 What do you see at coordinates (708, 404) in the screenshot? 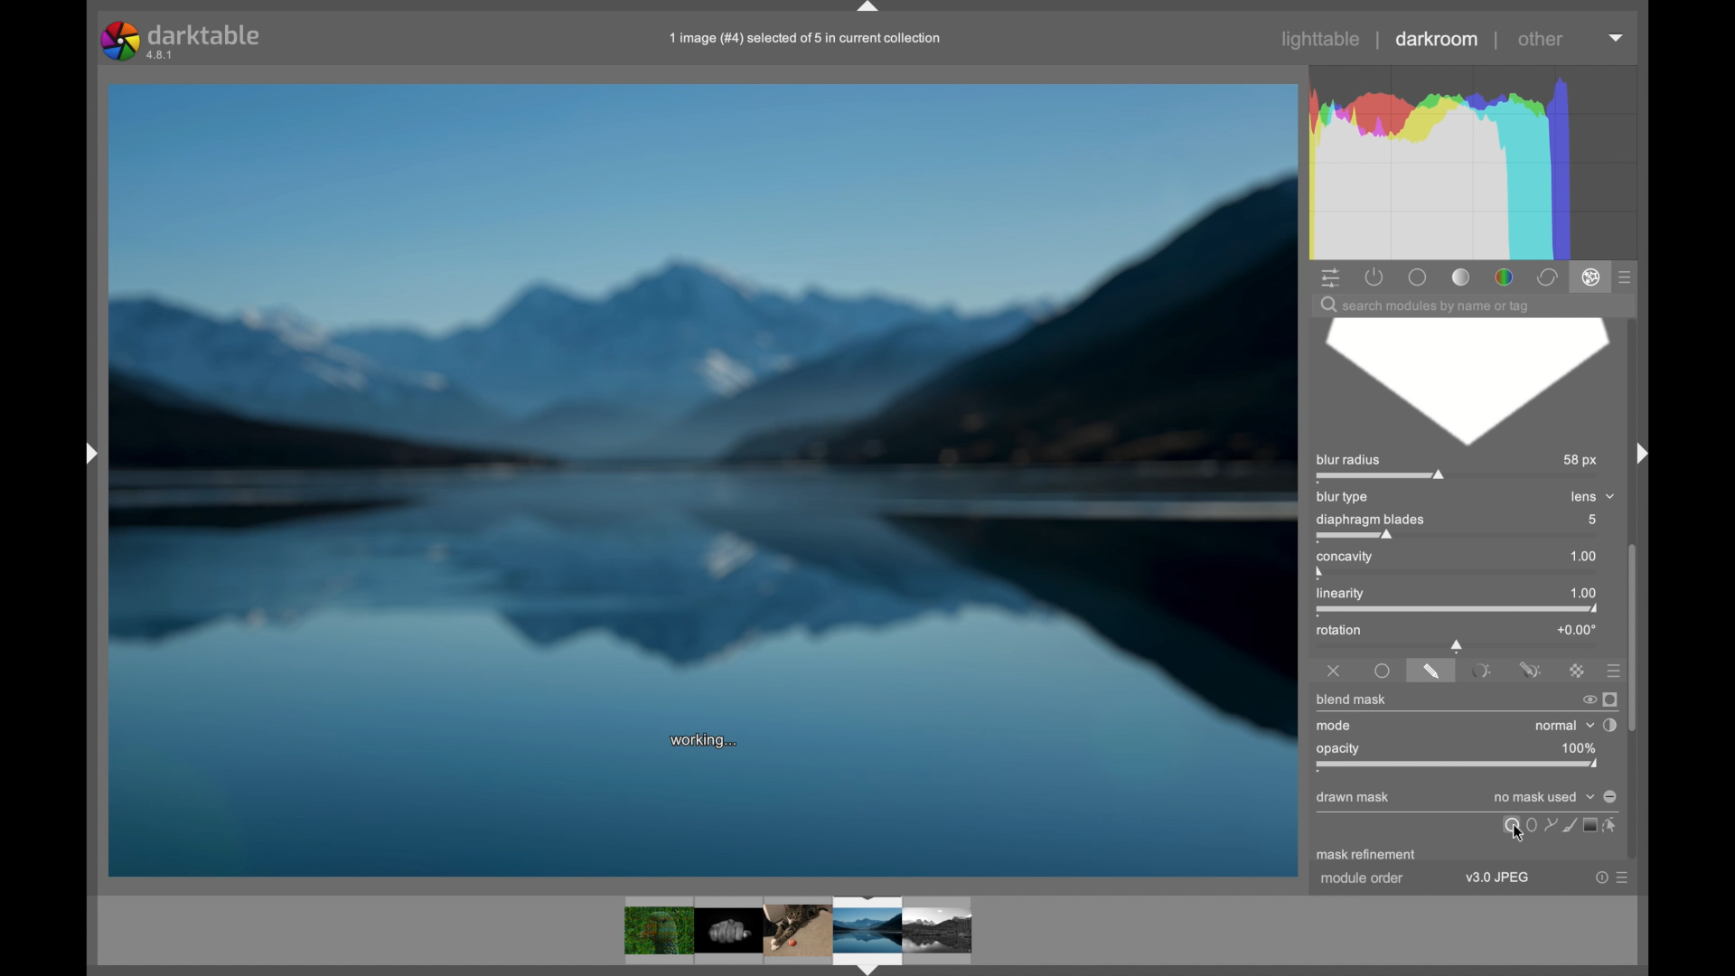
I see `photo blurred` at bounding box center [708, 404].